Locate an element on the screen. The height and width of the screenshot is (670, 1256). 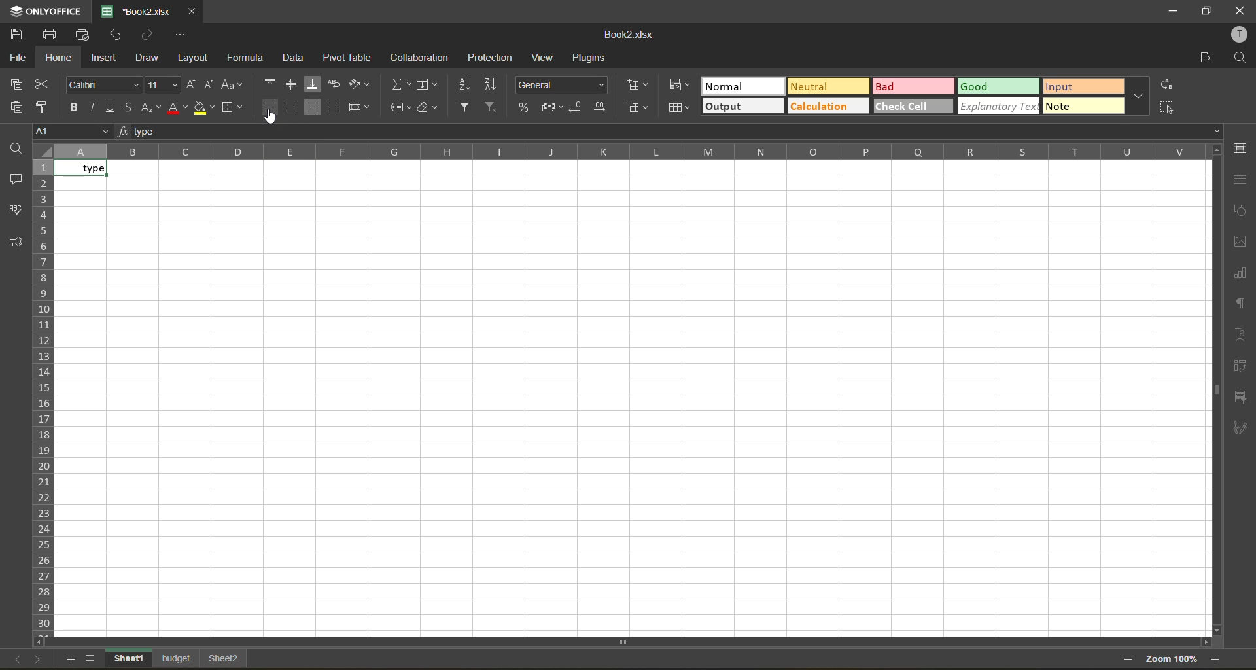
font size is located at coordinates (164, 84).